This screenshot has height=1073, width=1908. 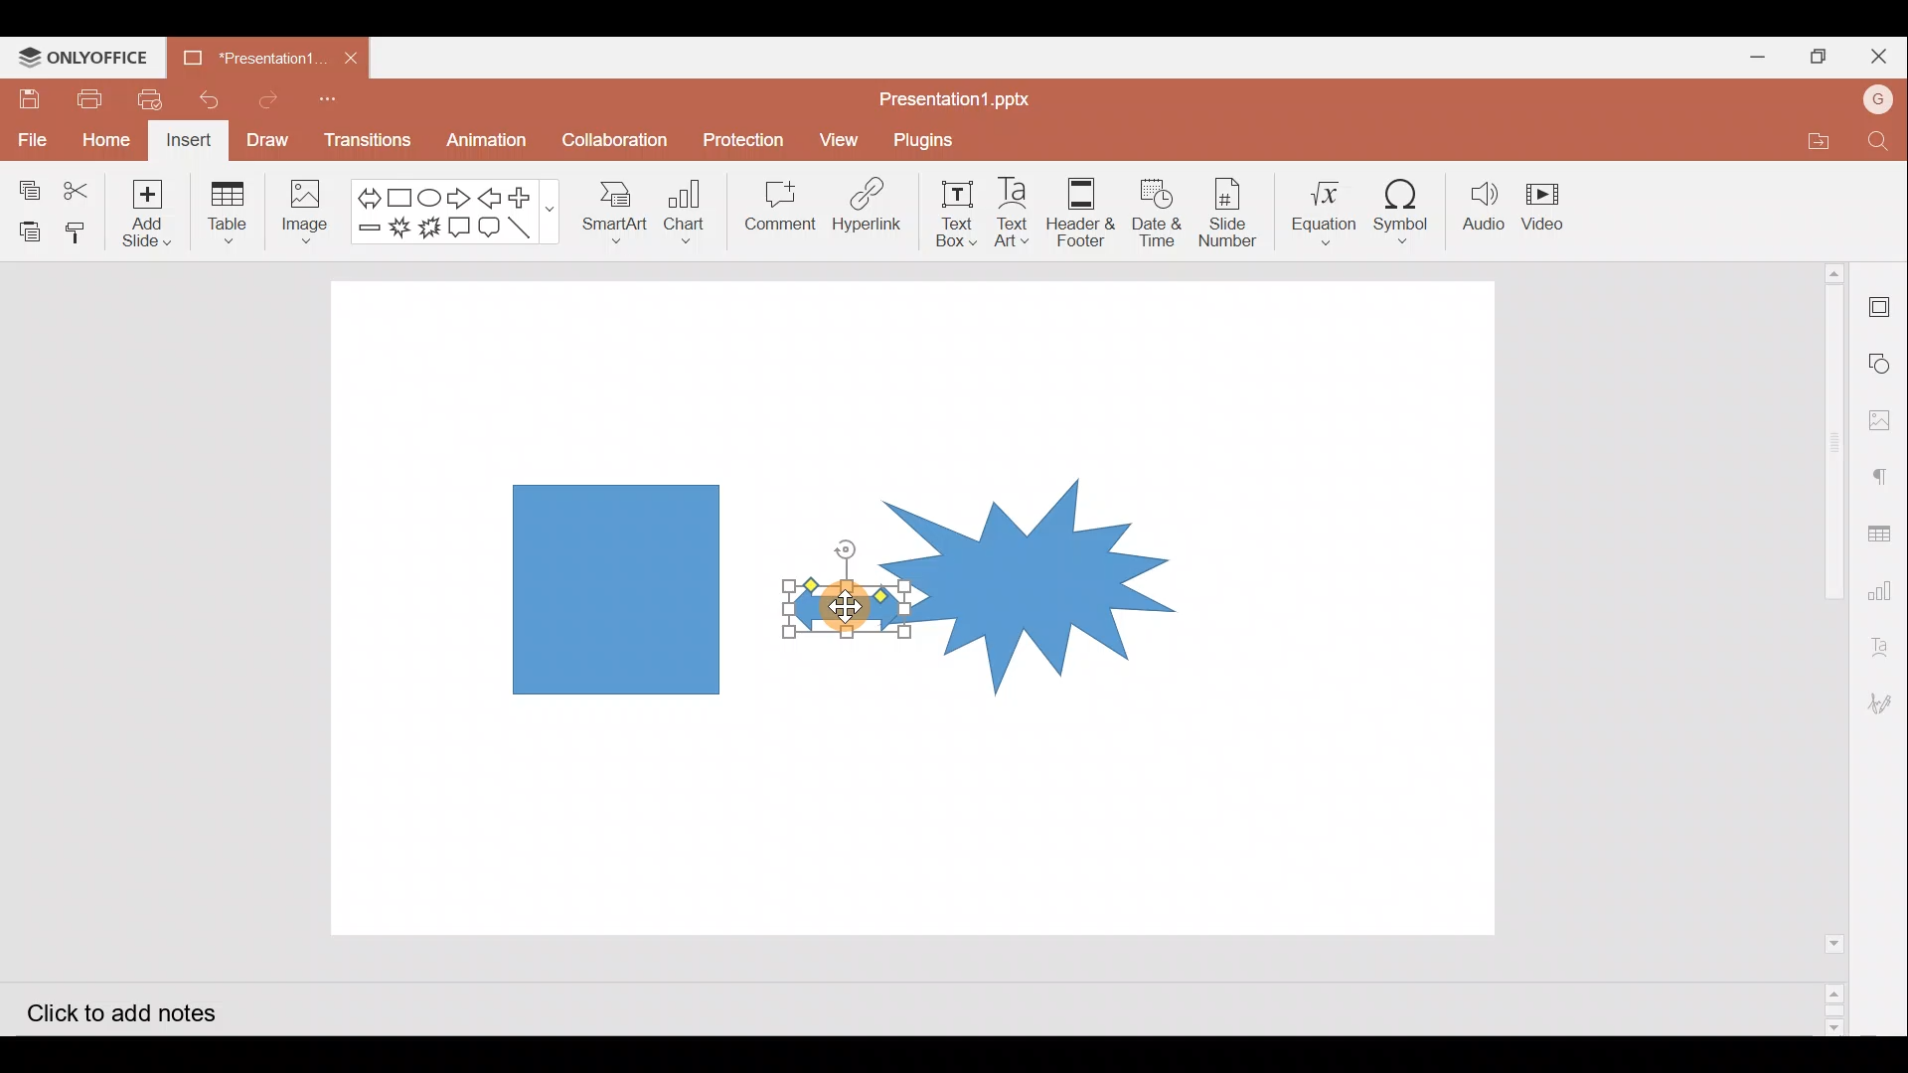 What do you see at coordinates (744, 136) in the screenshot?
I see `Protection` at bounding box center [744, 136].